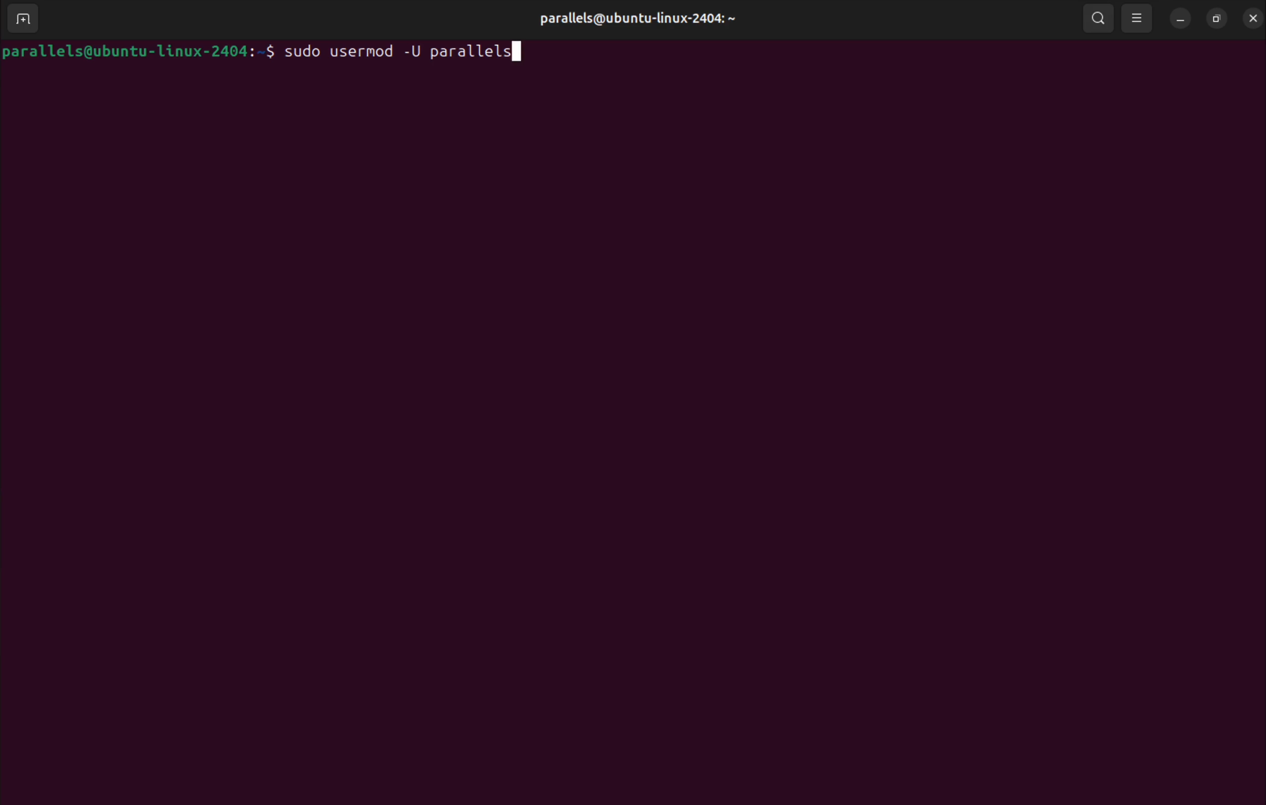  Describe the element at coordinates (27, 19) in the screenshot. I see `add terminal window` at that location.